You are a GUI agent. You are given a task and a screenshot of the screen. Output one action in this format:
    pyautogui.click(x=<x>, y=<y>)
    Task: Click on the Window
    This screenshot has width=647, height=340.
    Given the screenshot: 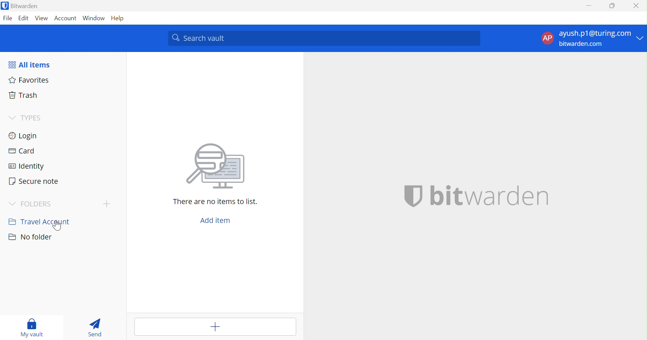 What is the action you would take?
    pyautogui.click(x=94, y=18)
    